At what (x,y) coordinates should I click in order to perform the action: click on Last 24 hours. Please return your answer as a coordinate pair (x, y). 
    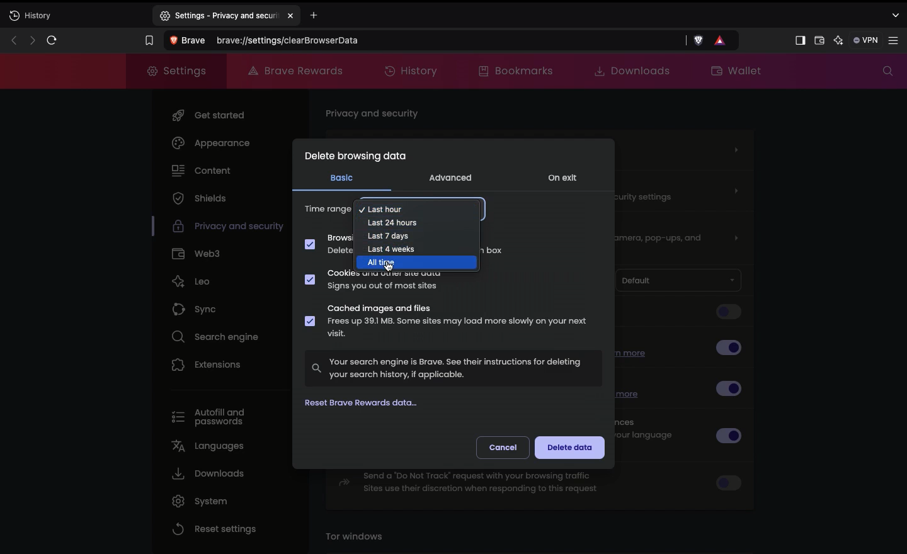
    Looking at the image, I should click on (395, 222).